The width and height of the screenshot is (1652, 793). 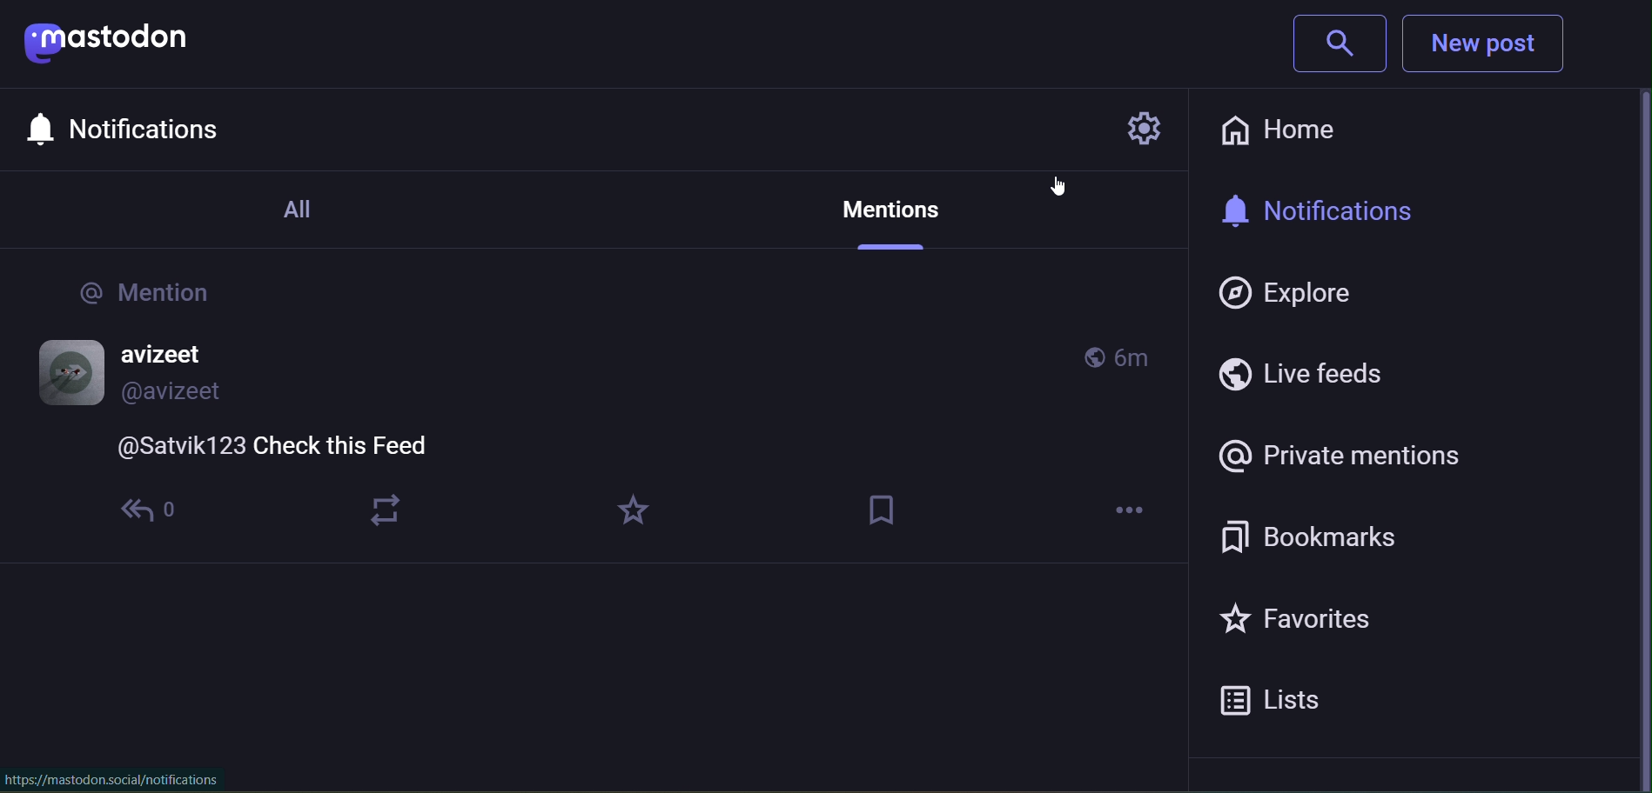 I want to click on home, so click(x=1286, y=134).